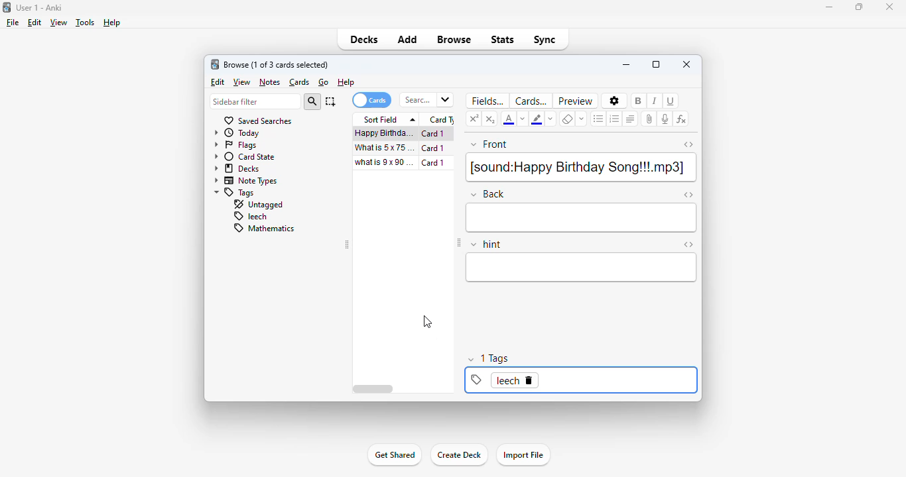 This screenshot has width=906, height=477. Describe the element at coordinates (494, 357) in the screenshot. I see `1 tags` at that location.